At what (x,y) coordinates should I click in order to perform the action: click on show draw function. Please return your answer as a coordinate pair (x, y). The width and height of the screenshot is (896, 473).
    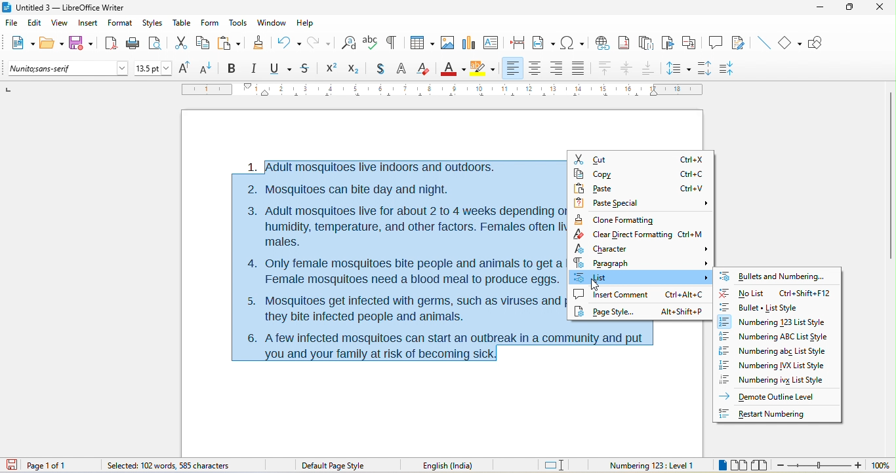
    Looking at the image, I should click on (819, 44).